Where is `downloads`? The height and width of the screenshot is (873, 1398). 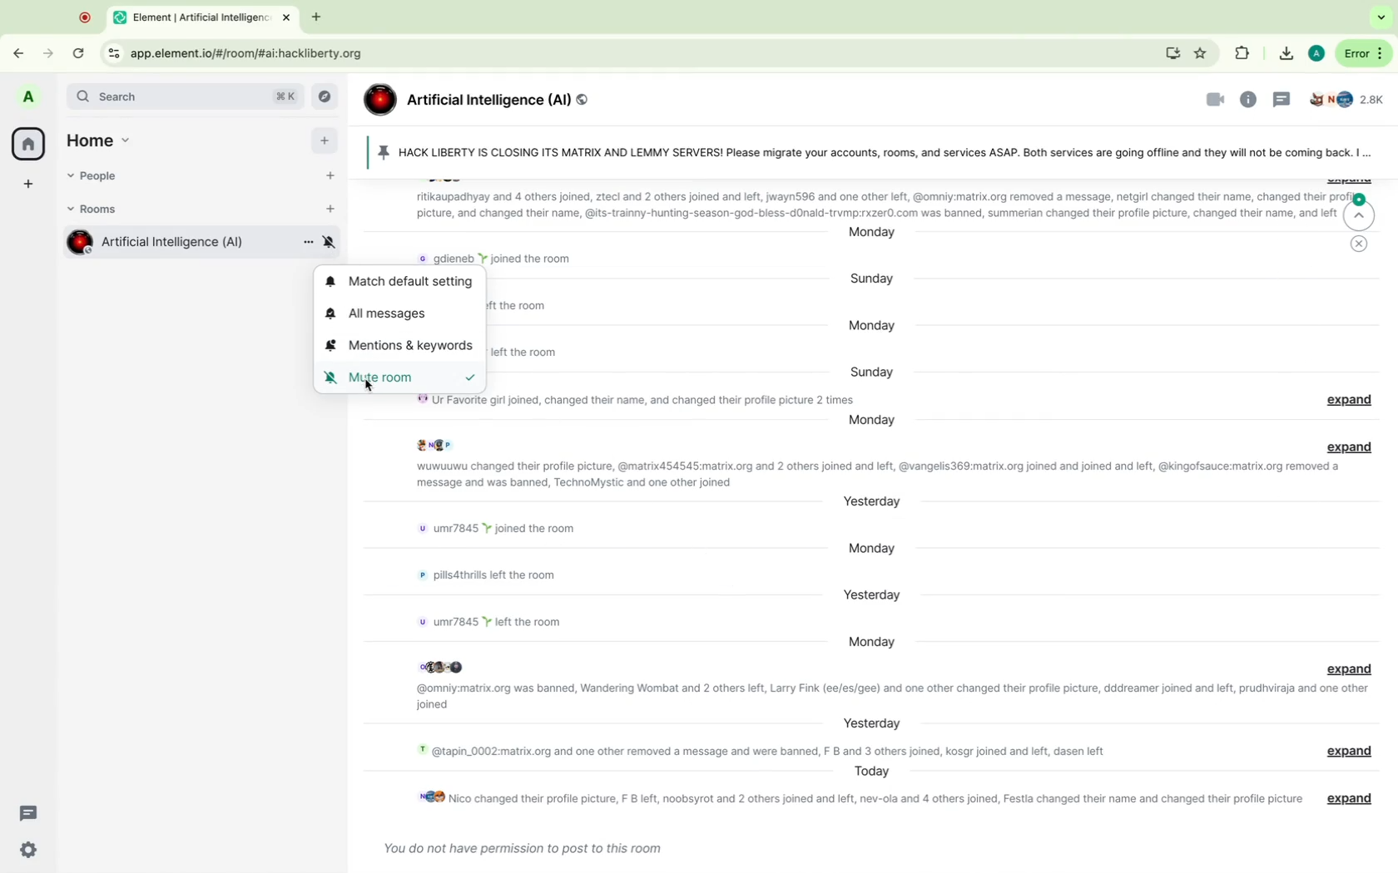
downloads is located at coordinates (1281, 52).